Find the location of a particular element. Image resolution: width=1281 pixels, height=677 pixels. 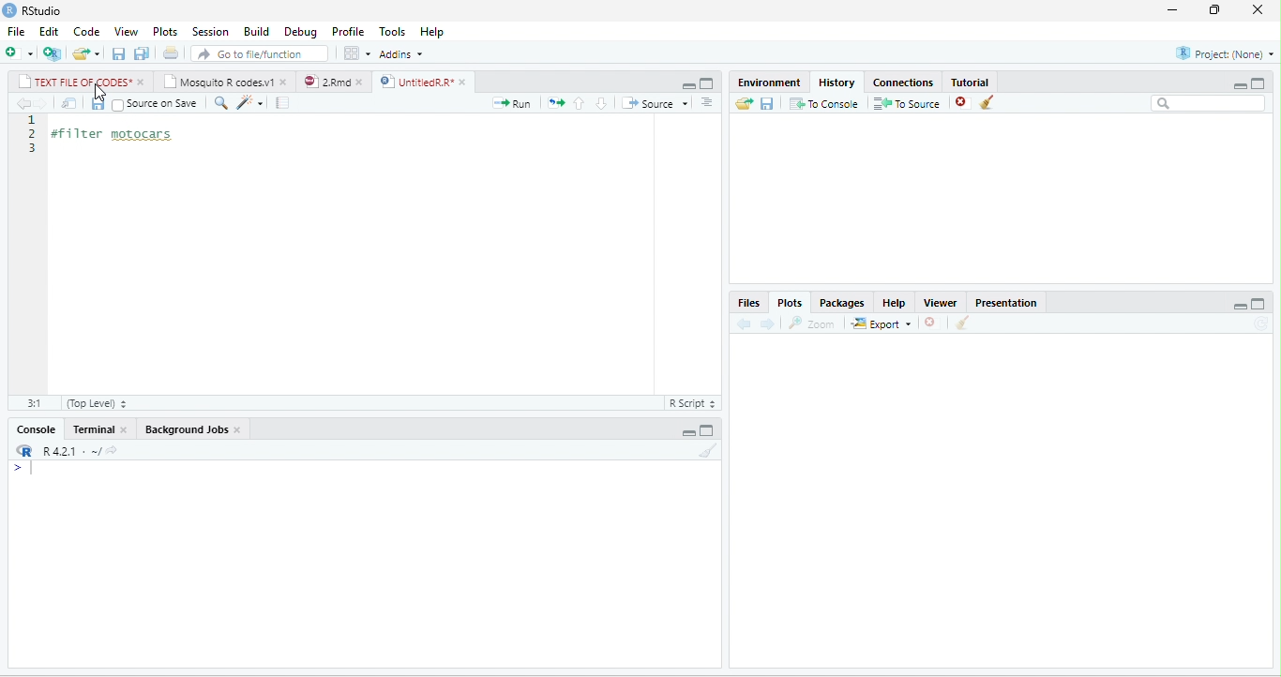

back is located at coordinates (24, 103).